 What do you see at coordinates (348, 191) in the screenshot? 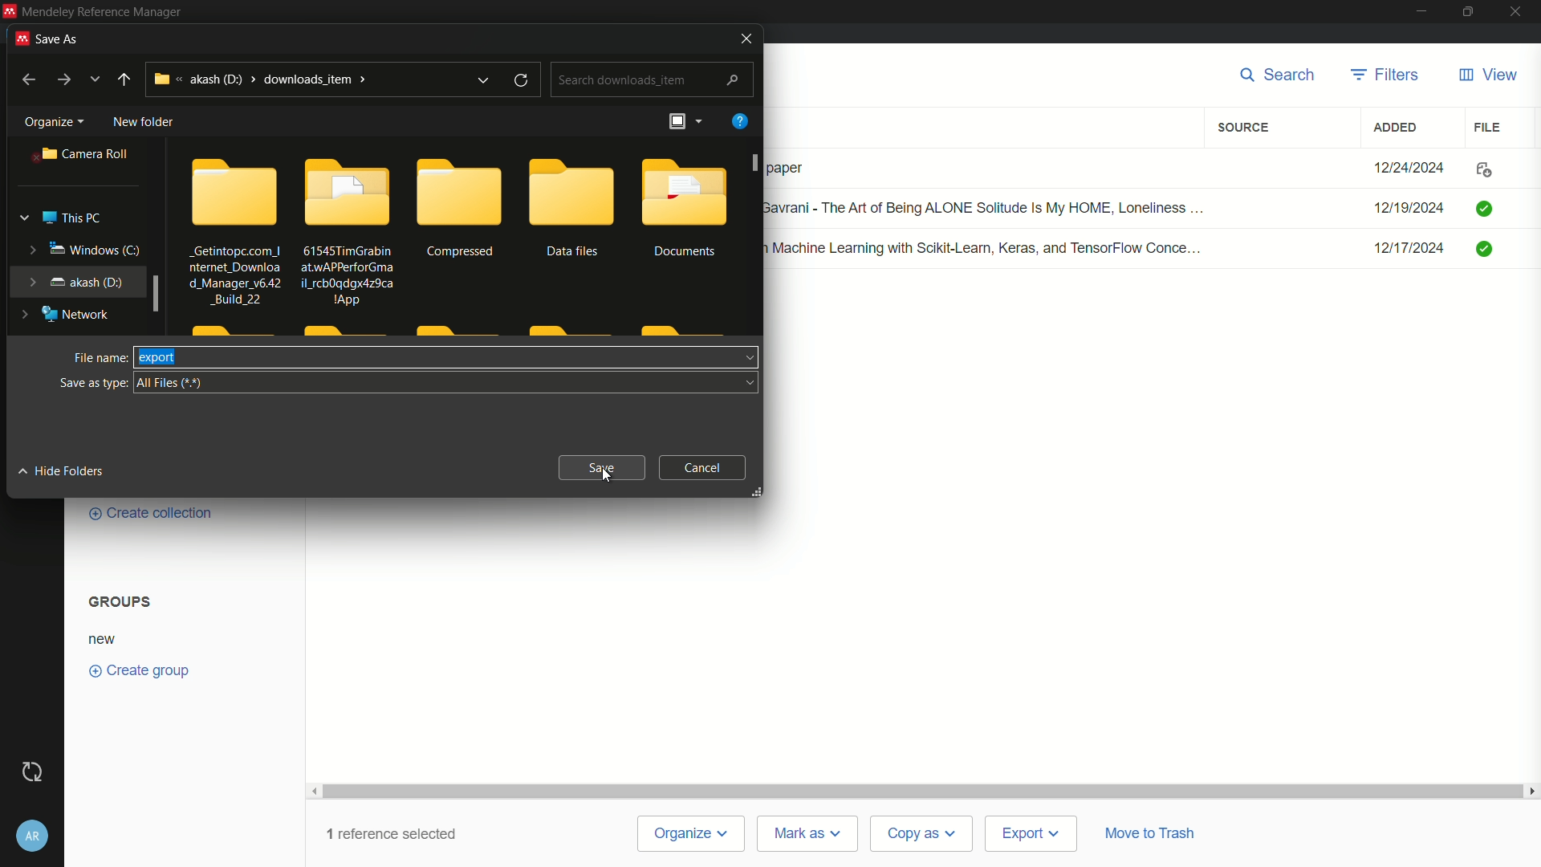
I see `folder` at bounding box center [348, 191].